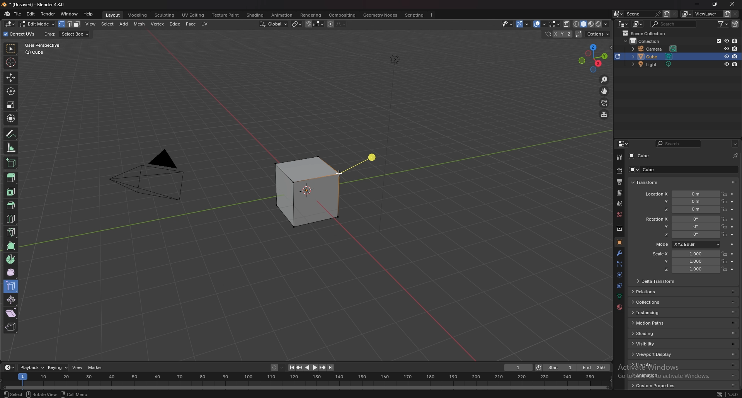 This screenshot has height=398, width=742. Describe the element at coordinates (591, 25) in the screenshot. I see `viewport shading` at that location.